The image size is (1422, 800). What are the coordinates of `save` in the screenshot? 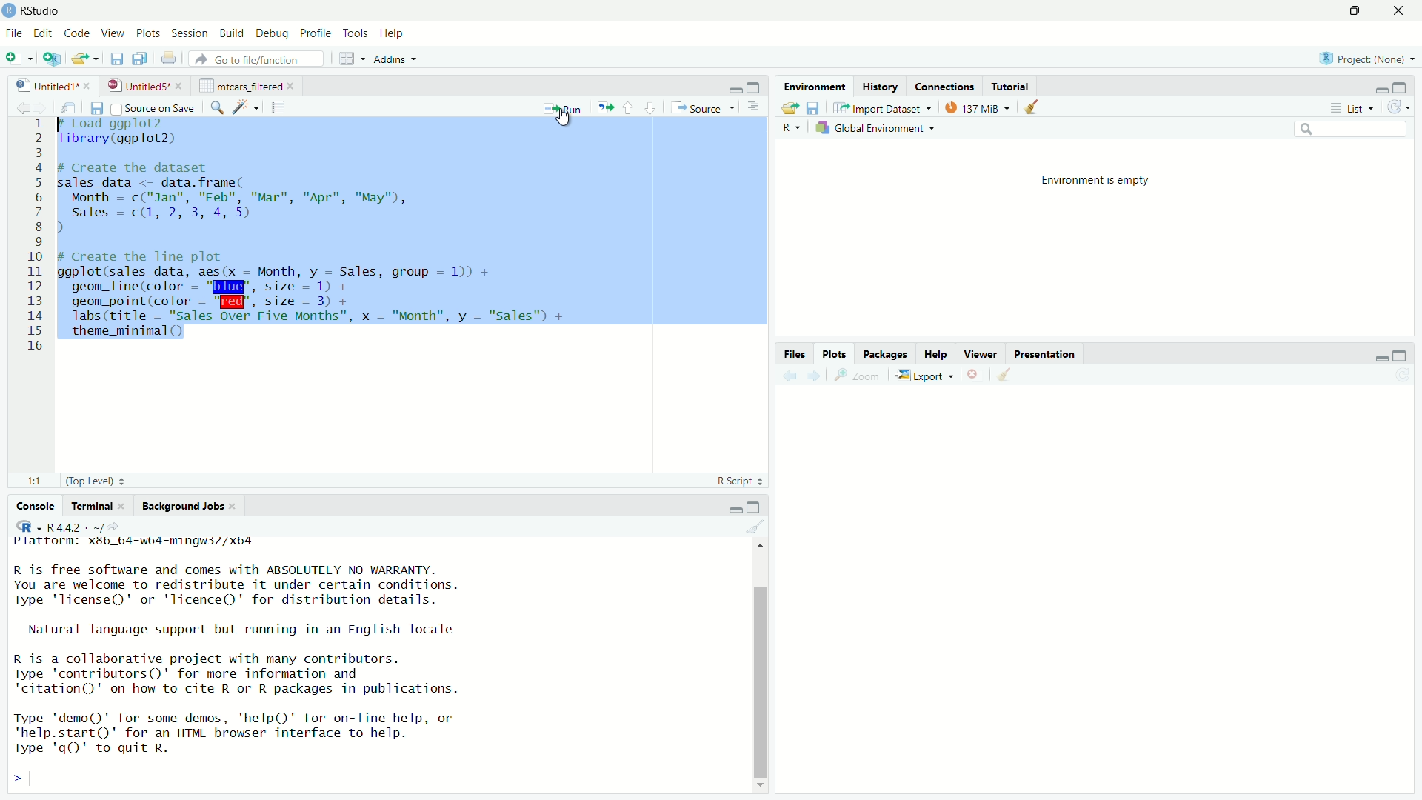 It's located at (99, 109).